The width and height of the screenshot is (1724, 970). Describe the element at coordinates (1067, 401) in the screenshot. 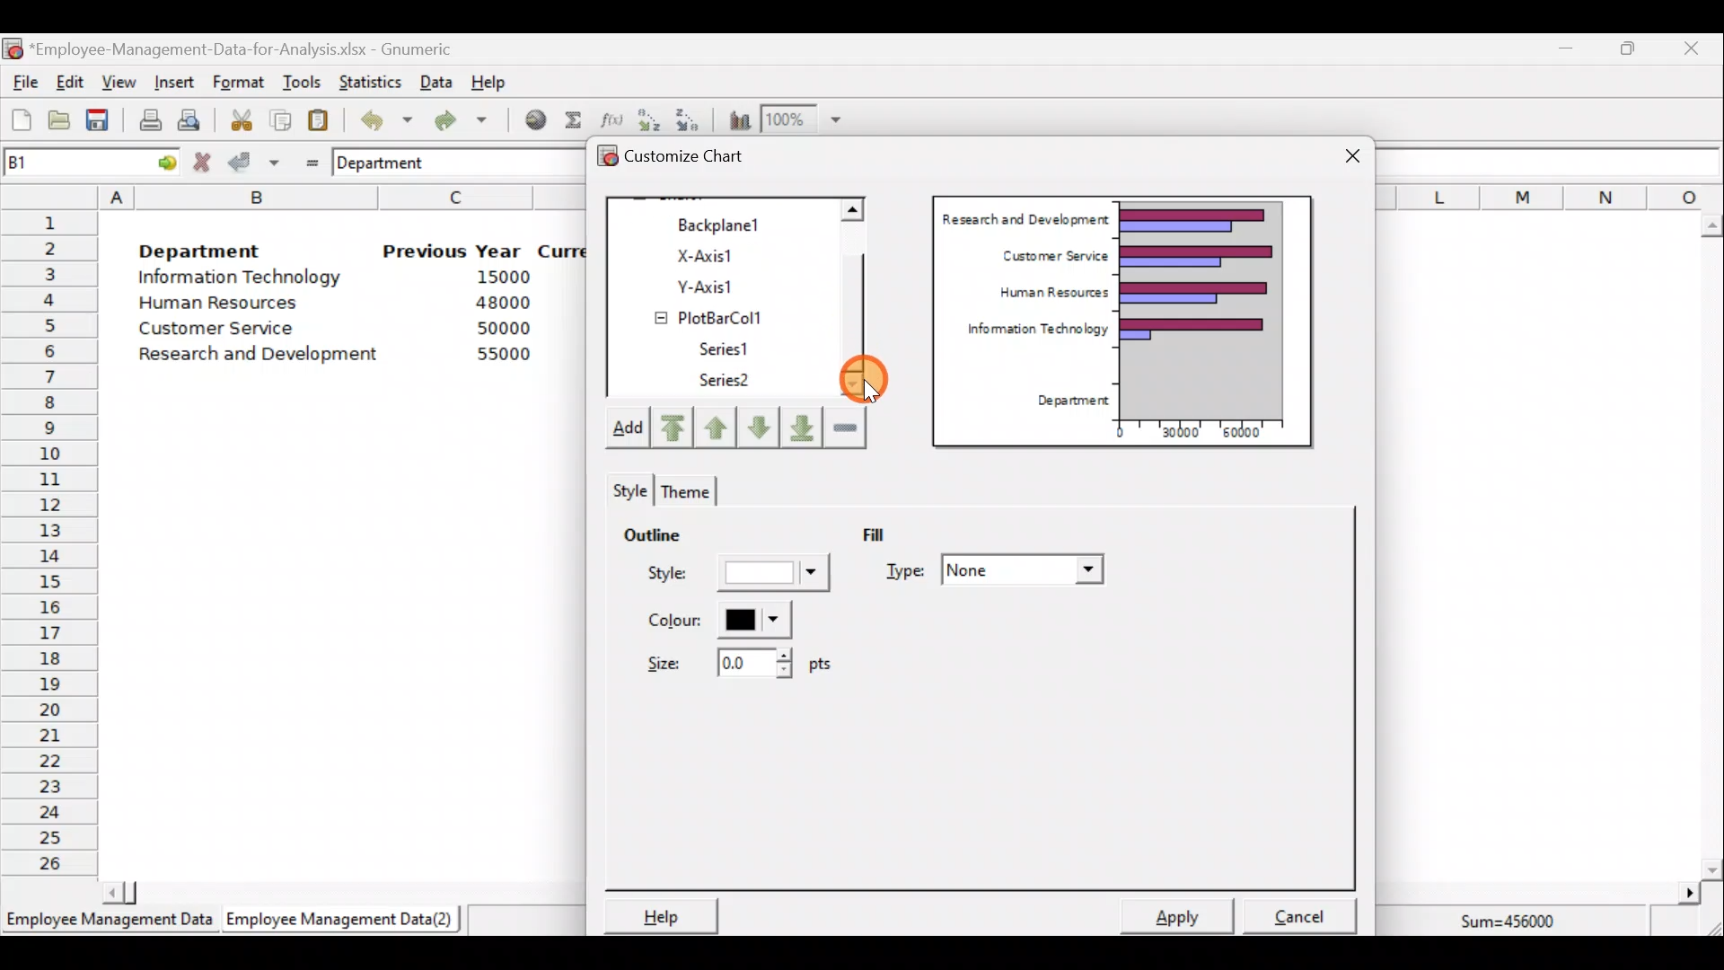

I see `Department` at that location.